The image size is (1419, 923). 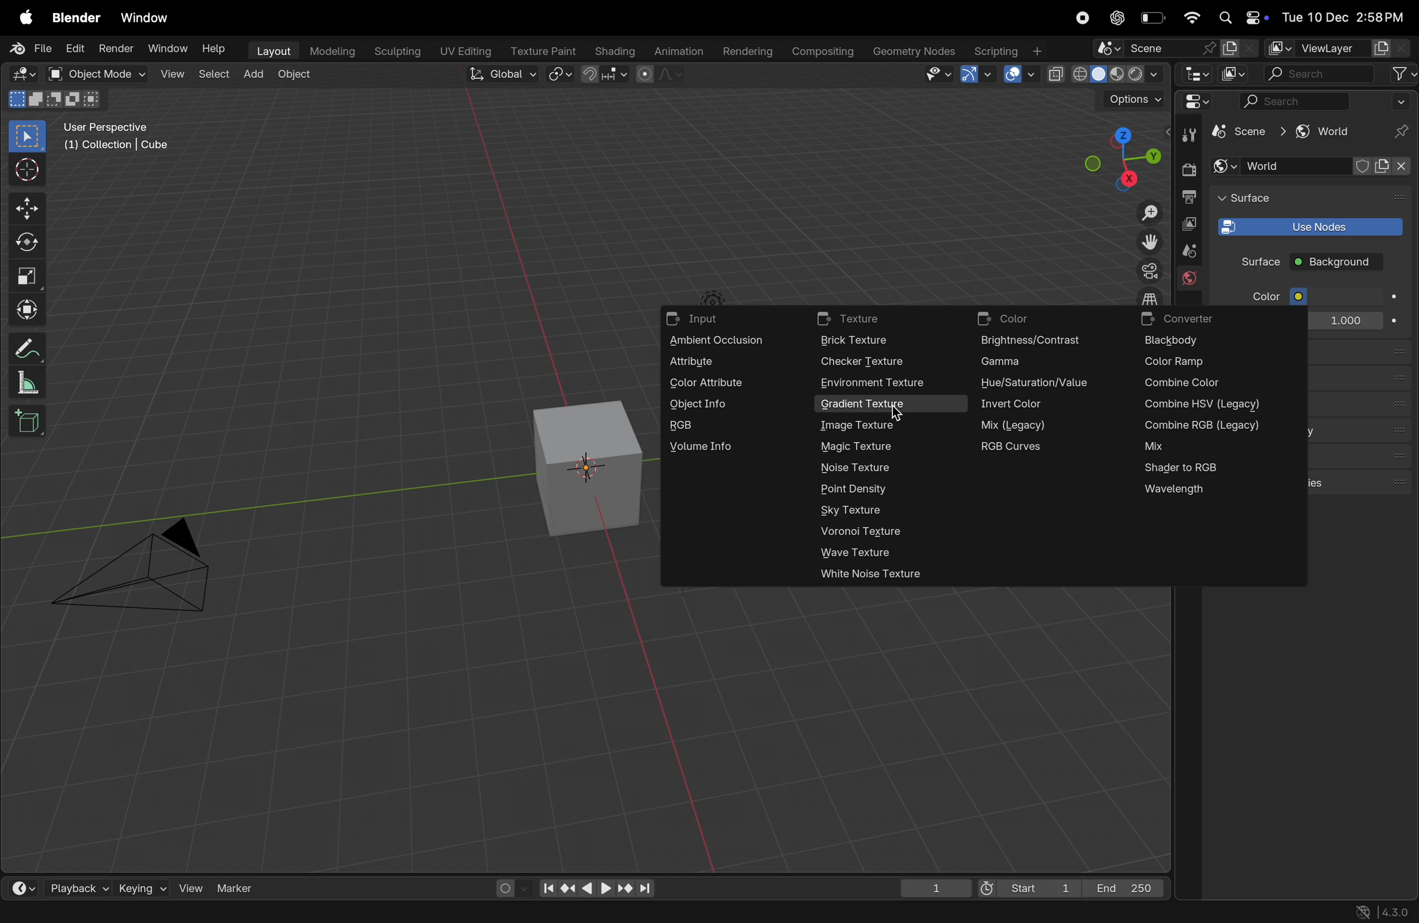 What do you see at coordinates (1262, 297) in the screenshot?
I see `Color` at bounding box center [1262, 297].